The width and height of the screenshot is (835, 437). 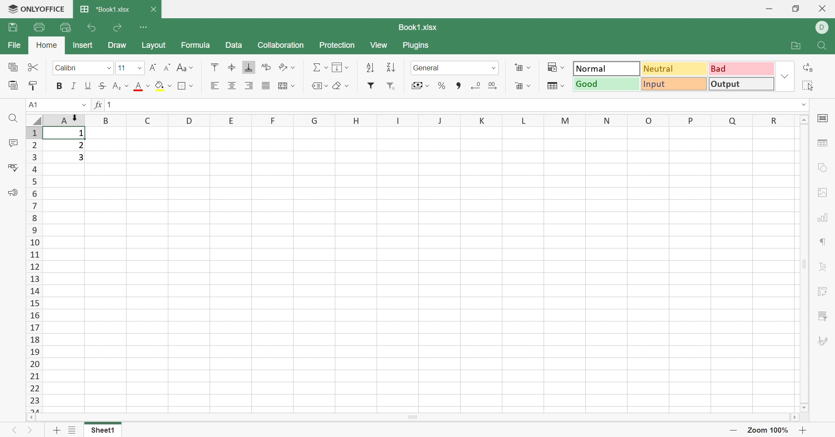 What do you see at coordinates (475, 85) in the screenshot?
I see `Decrease decimal` at bounding box center [475, 85].